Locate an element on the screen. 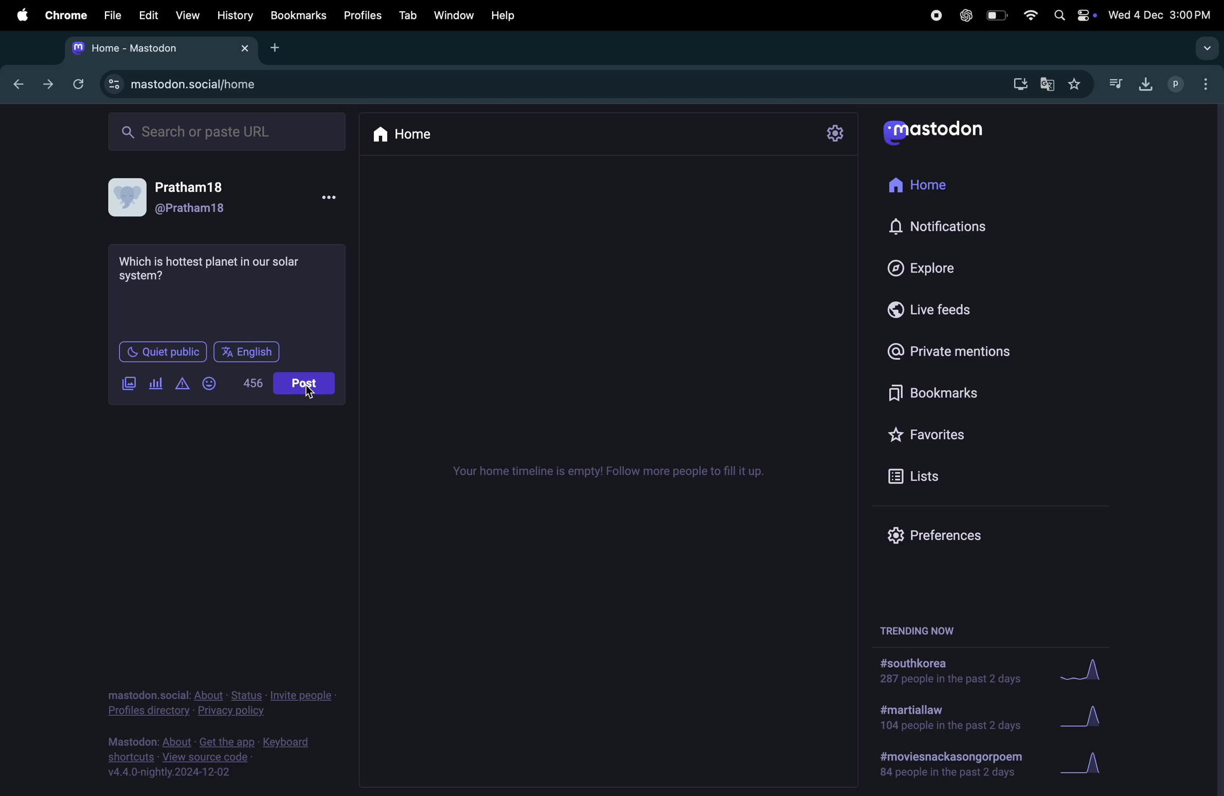 The height and width of the screenshot is (796, 1224). window is located at coordinates (453, 14).